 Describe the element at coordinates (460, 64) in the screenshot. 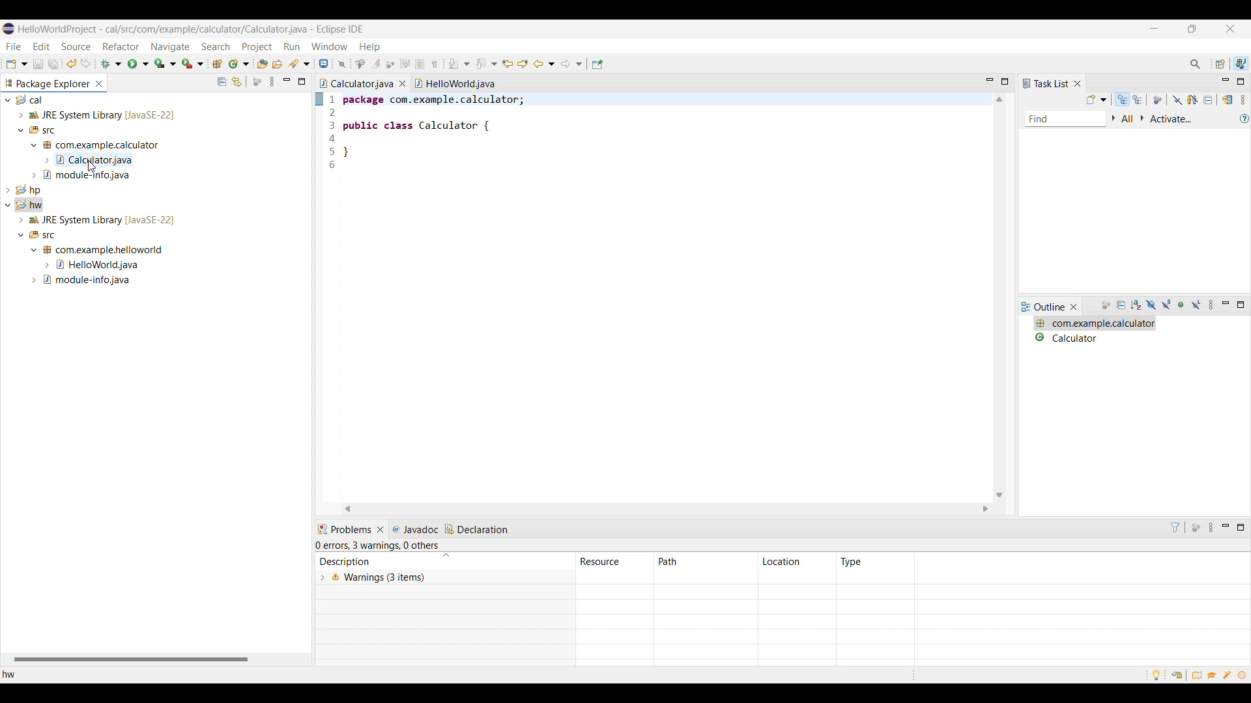

I see `Next annotation options` at that location.